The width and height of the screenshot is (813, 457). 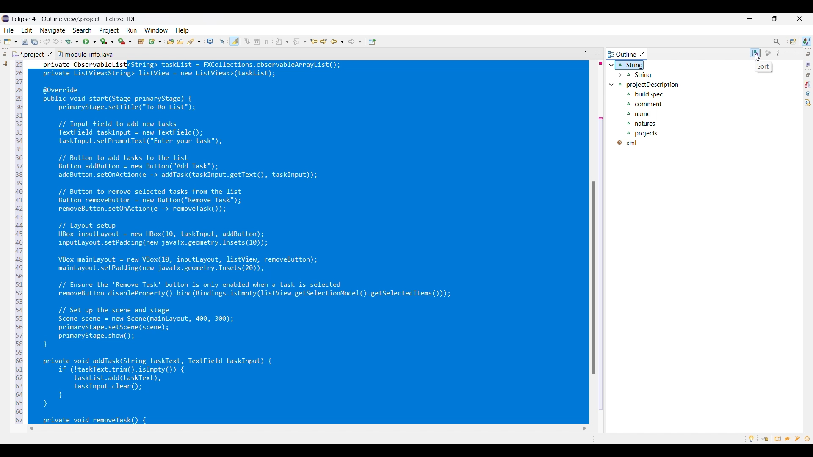 What do you see at coordinates (247, 41) in the screenshot?
I see `Toggle word wrap` at bounding box center [247, 41].